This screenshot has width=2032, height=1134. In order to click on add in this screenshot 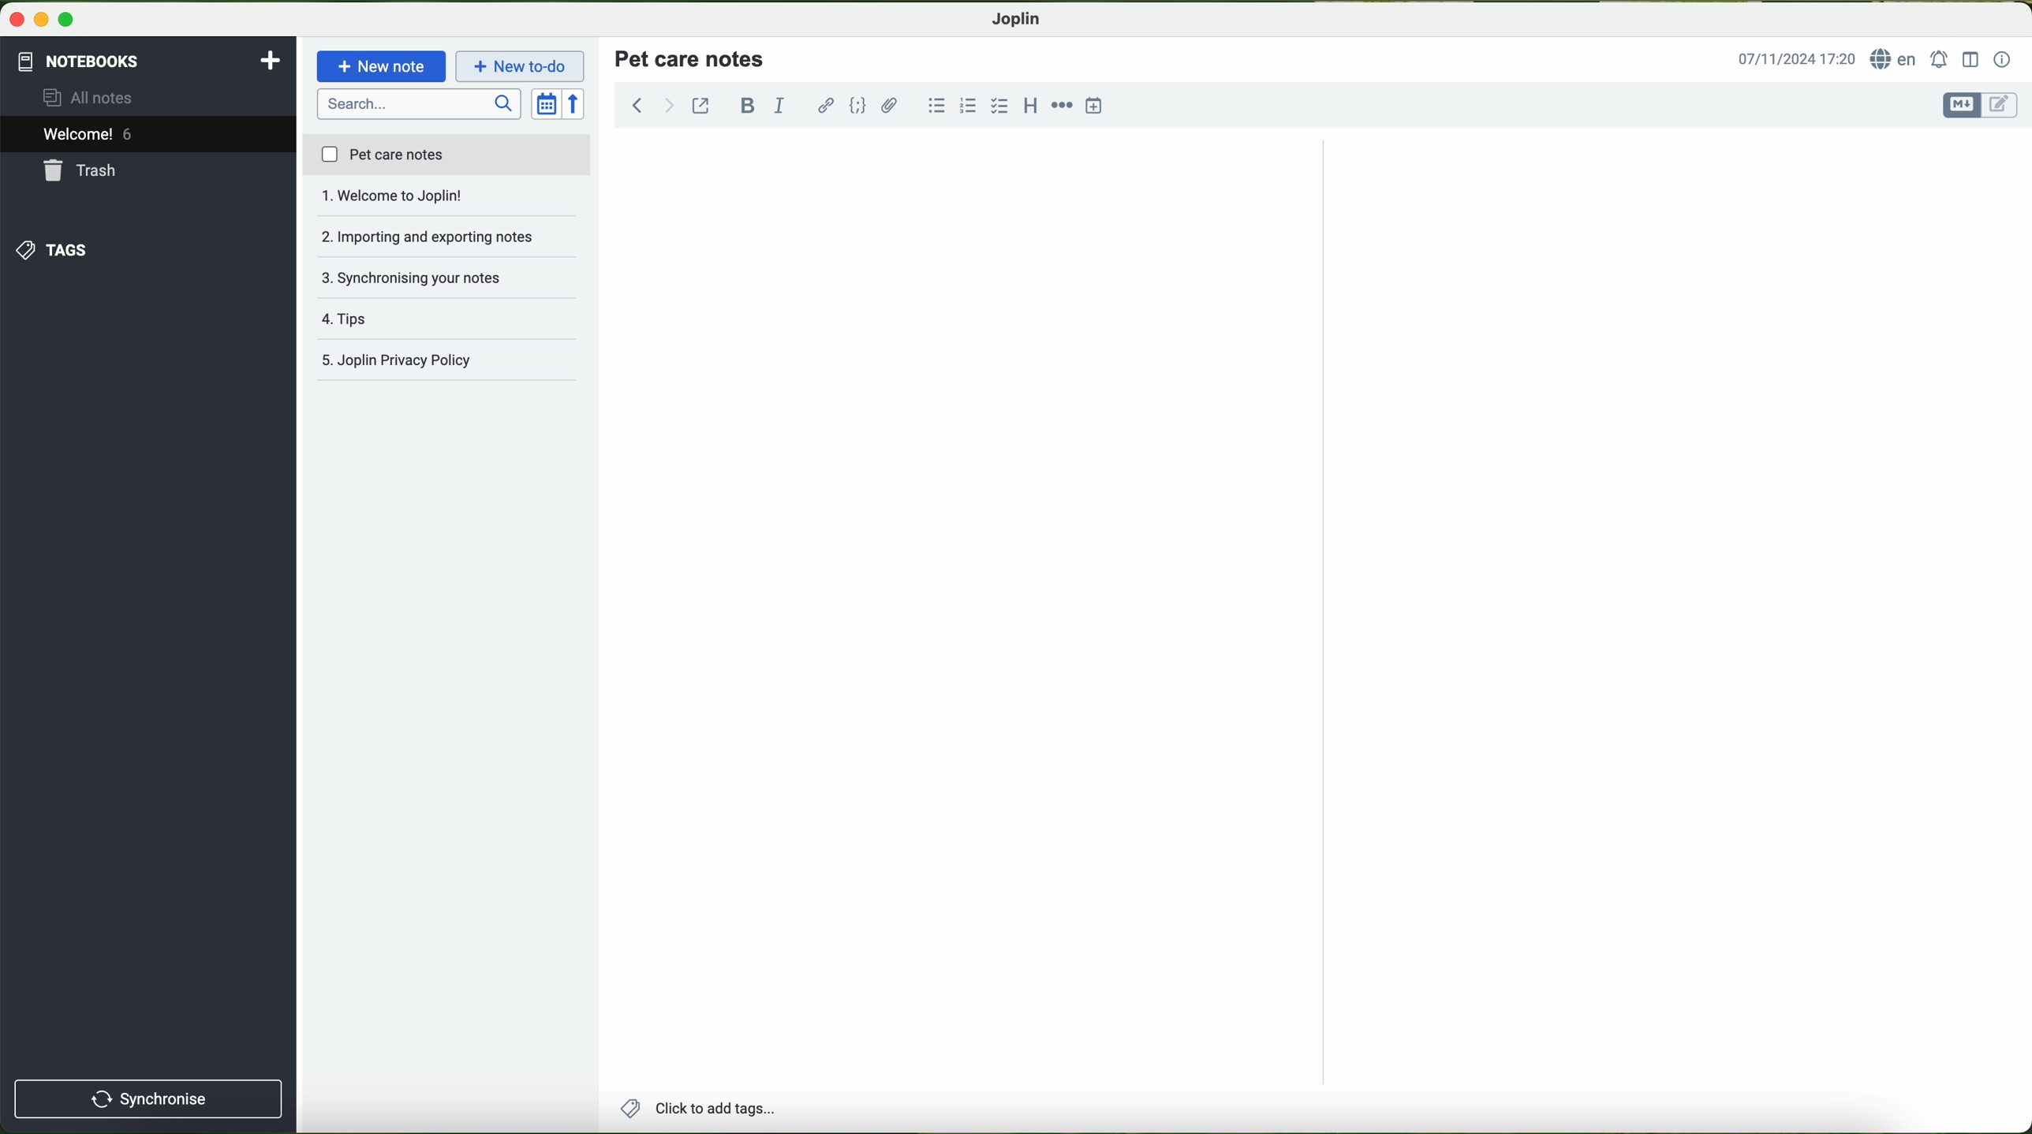, I will do `click(271, 58)`.